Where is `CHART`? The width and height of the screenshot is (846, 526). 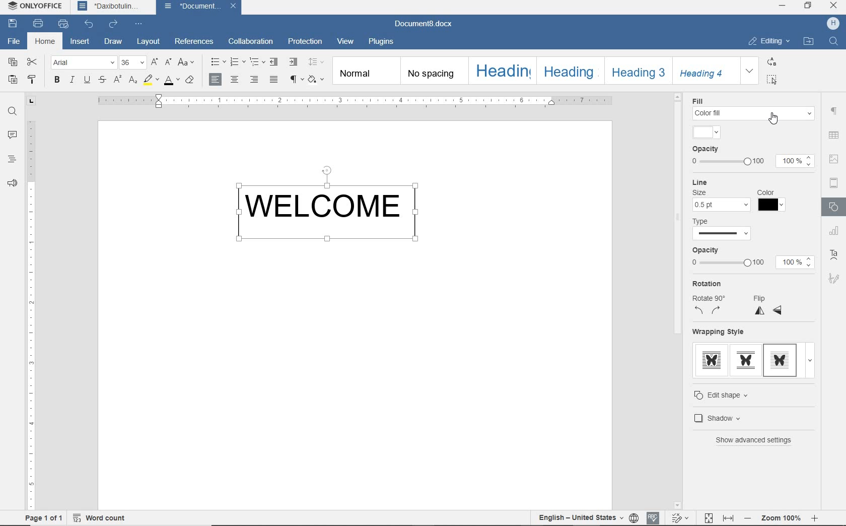
CHART is located at coordinates (836, 231).